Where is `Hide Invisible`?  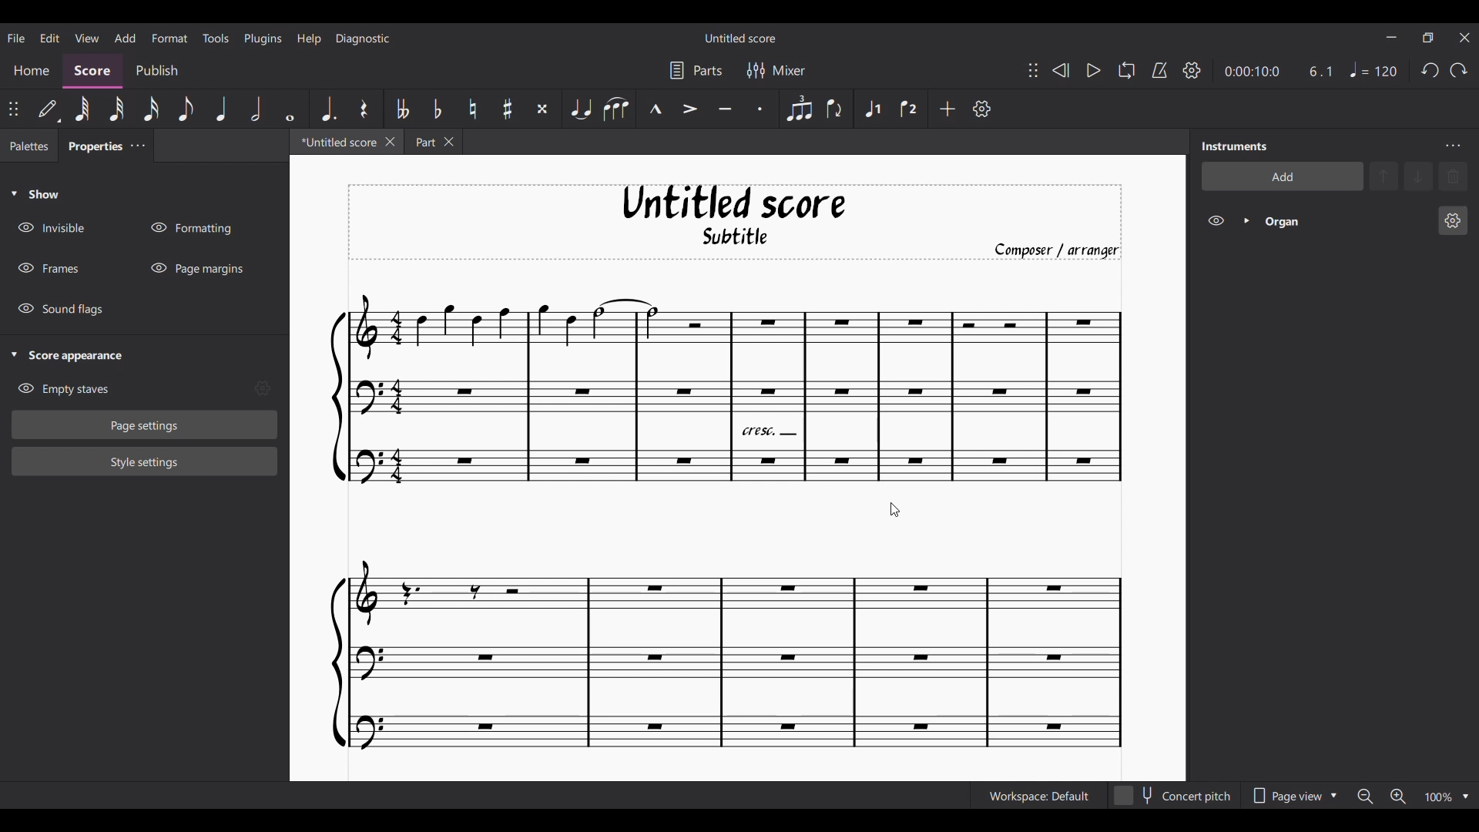 Hide Invisible is located at coordinates (51, 227).